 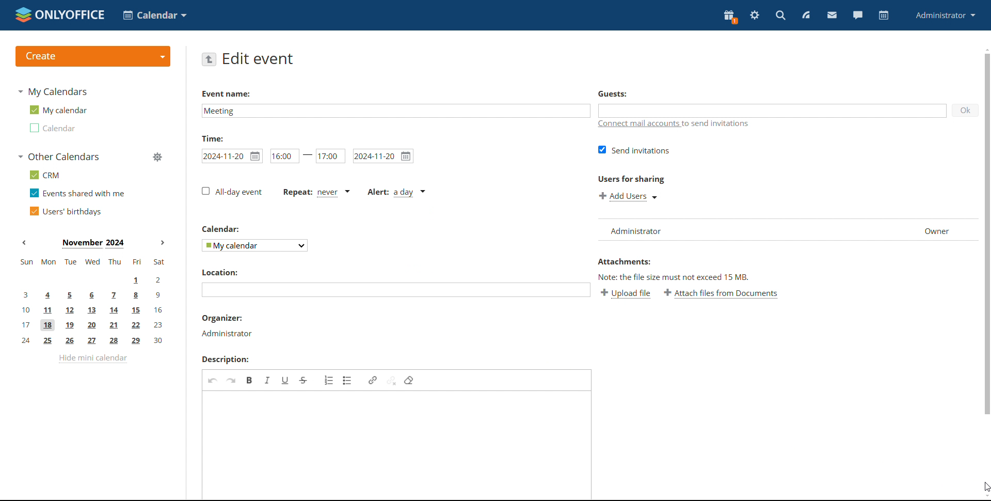 What do you see at coordinates (58, 14) in the screenshot?
I see `logo` at bounding box center [58, 14].